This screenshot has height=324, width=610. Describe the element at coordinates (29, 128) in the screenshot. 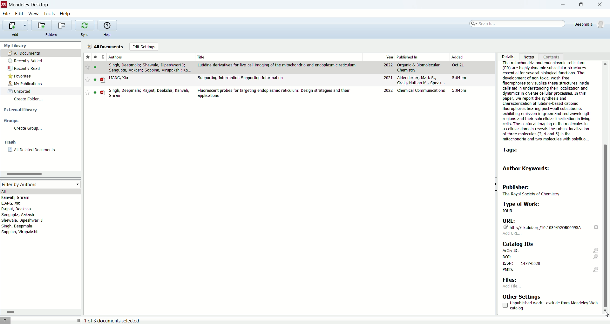

I see `create group` at that location.